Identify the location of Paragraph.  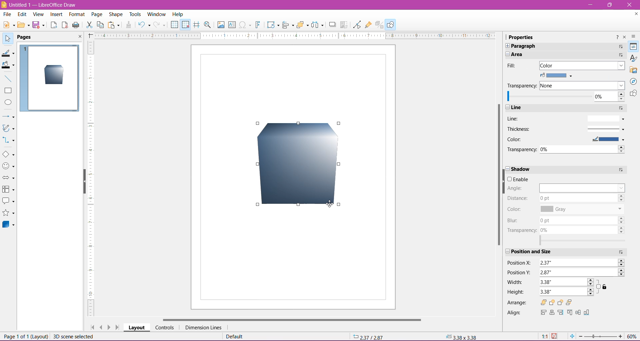
(561, 46).